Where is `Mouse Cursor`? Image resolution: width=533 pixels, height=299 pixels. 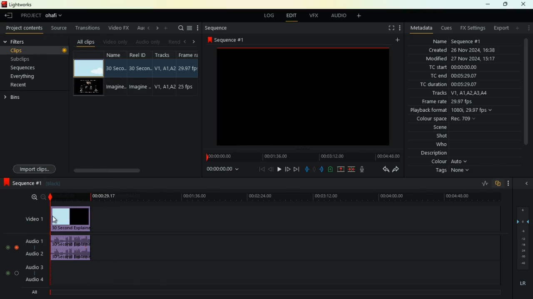
Mouse Cursor is located at coordinates (56, 220).